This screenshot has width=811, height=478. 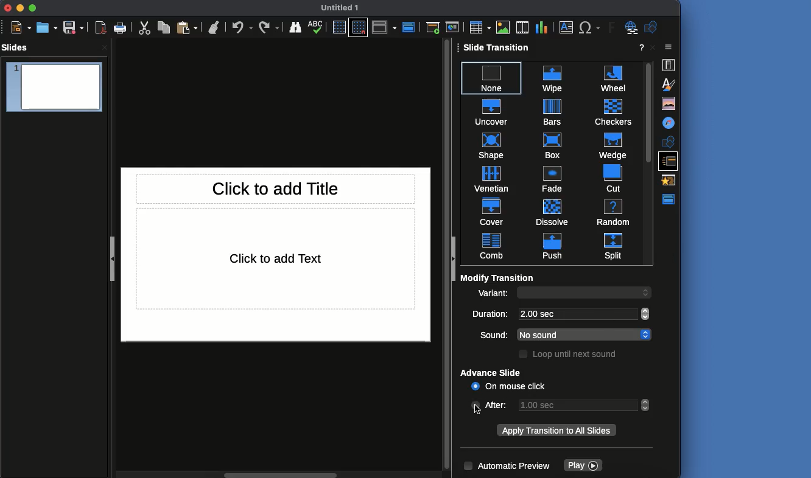 What do you see at coordinates (164, 28) in the screenshot?
I see `Copy` at bounding box center [164, 28].